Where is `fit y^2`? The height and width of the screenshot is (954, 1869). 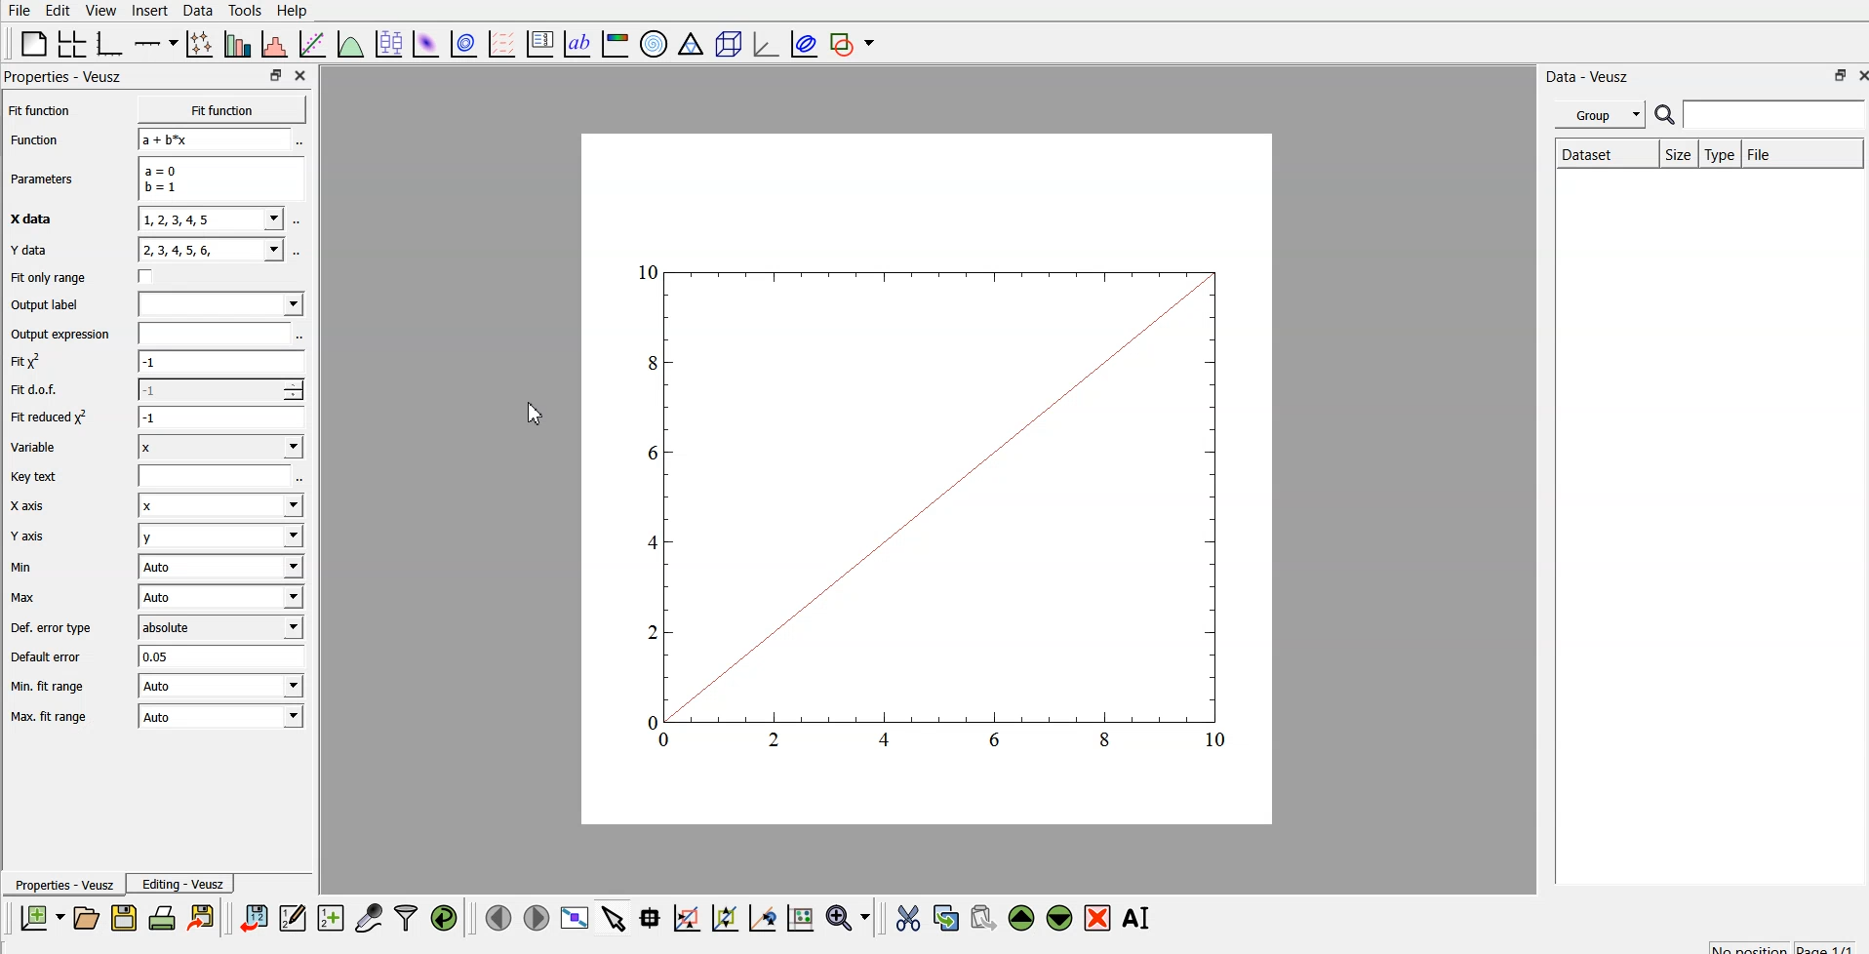 fit y^2 is located at coordinates (47, 363).